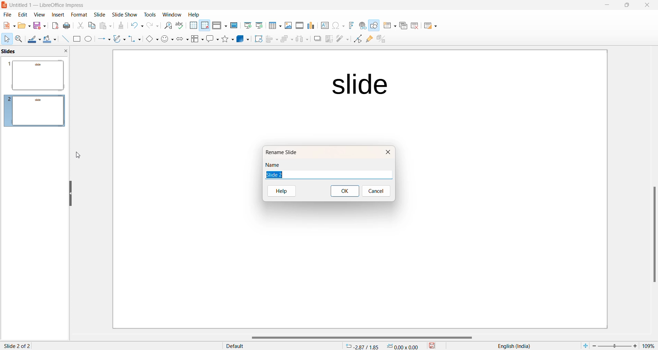 The height and width of the screenshot is (350, 658). What do you see at coordinates (7, 15) in the screenshot?
I see `file` at bounding box center [7, 15].